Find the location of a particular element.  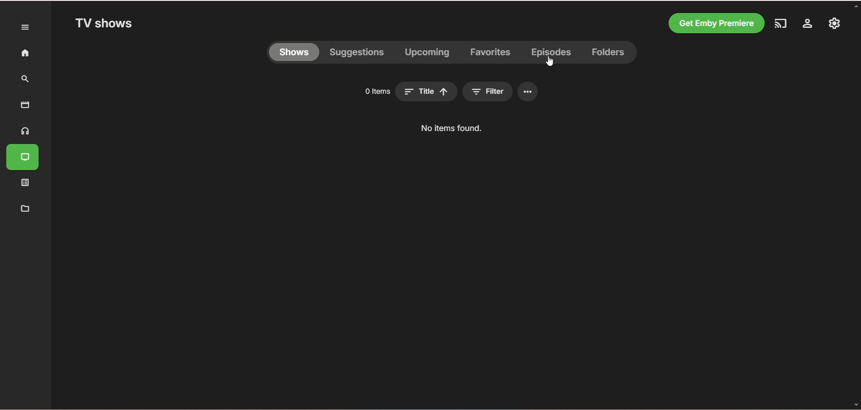

TV shows is located at coordinates (26, 158).